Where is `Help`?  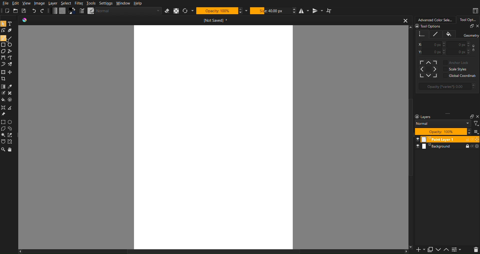 Help is located at coordinates (138, 3).